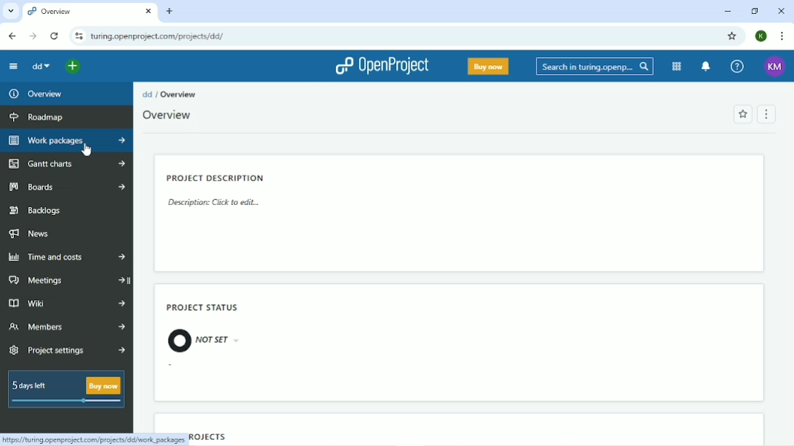  What do you see at coordinates (10, 36) in the screenshot?
I see `backward` at bounding box center [10, 36].